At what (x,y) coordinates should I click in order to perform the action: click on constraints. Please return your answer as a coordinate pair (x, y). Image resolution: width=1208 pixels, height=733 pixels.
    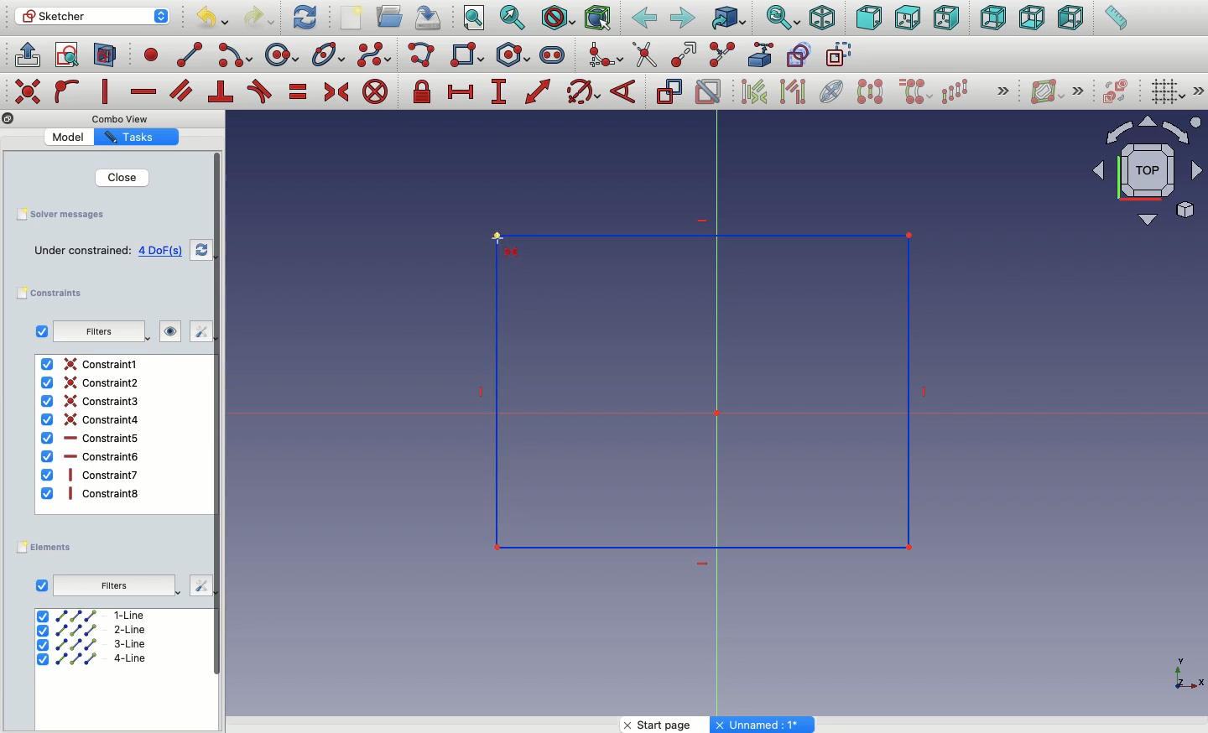
    Looking at the image, I should click on (54, 294).